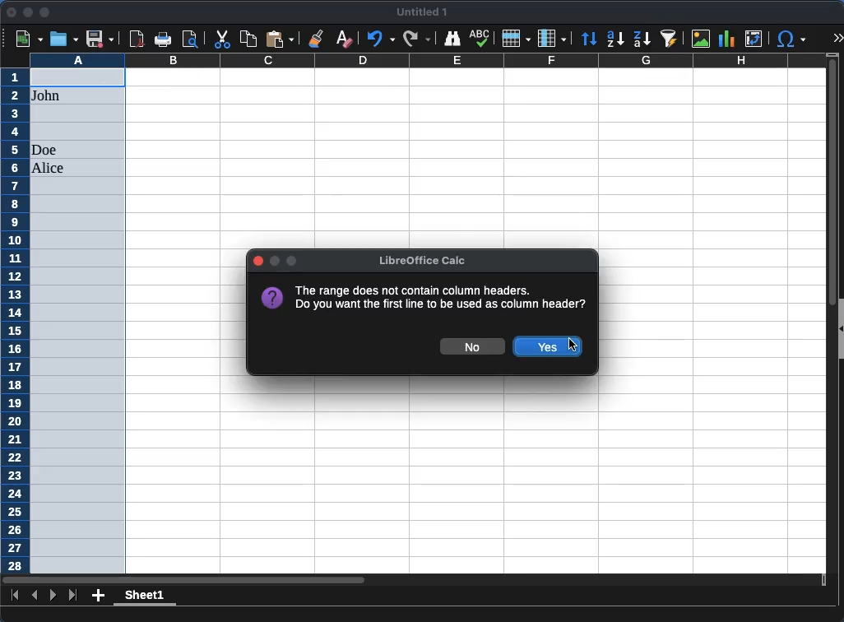 The image size is (844, 622). What do you see at coordinates (78, 320) in the screenshot?
I see `selected range` at bounding box center [78, 320].